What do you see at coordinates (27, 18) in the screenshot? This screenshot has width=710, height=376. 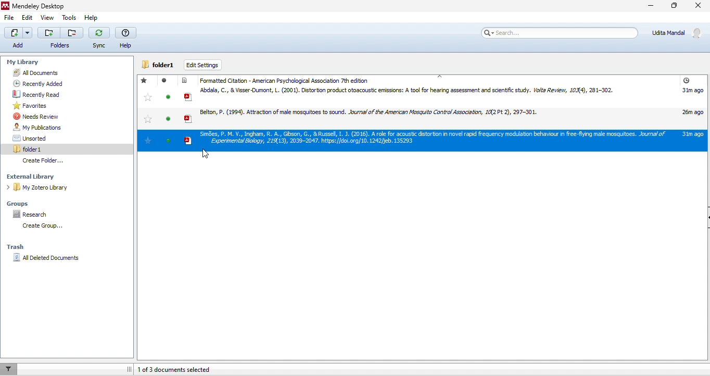 I see `edit` at bounding box center [27, 18].